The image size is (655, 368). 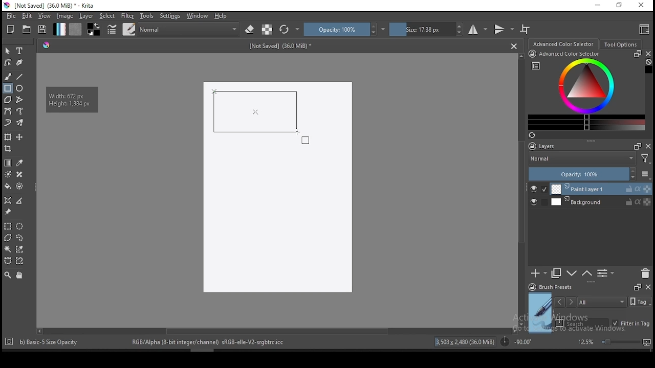 I want to click on horizontal mirror tool, so click(x=478, y=29).